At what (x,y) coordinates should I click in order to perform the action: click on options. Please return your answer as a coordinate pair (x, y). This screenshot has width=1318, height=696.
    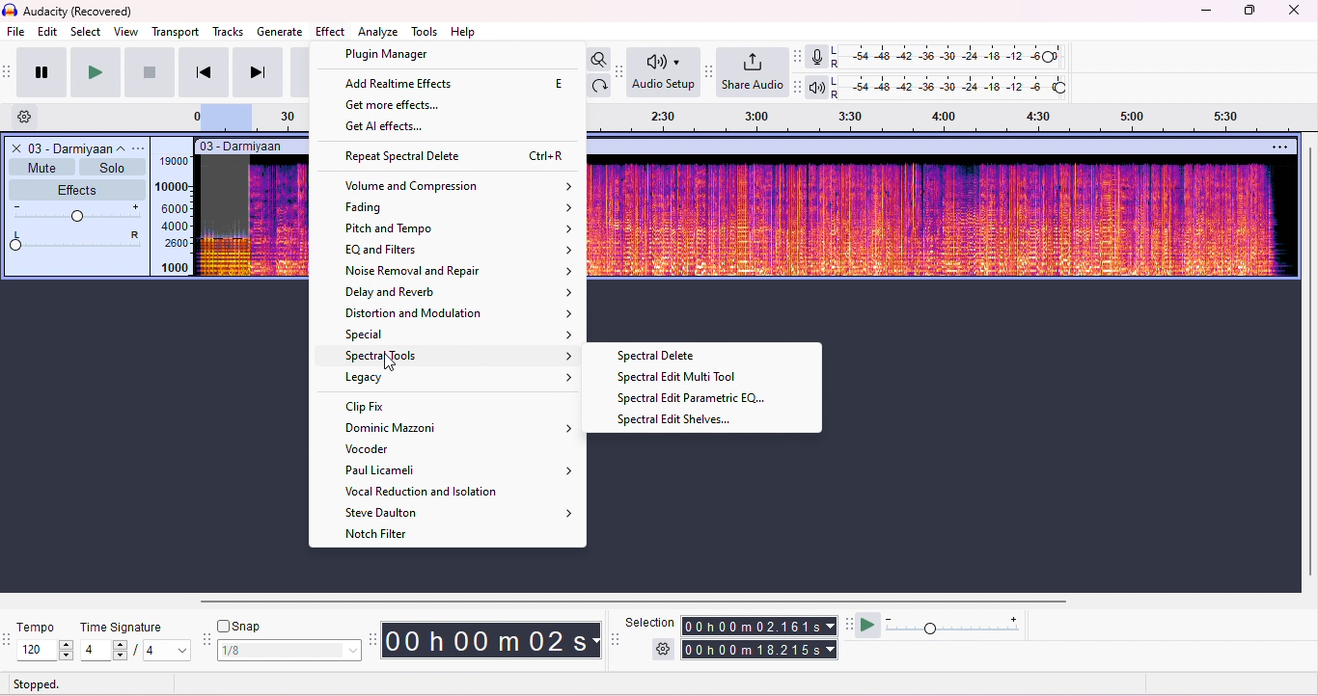
    Looking at the image, I should click on (140, 148).